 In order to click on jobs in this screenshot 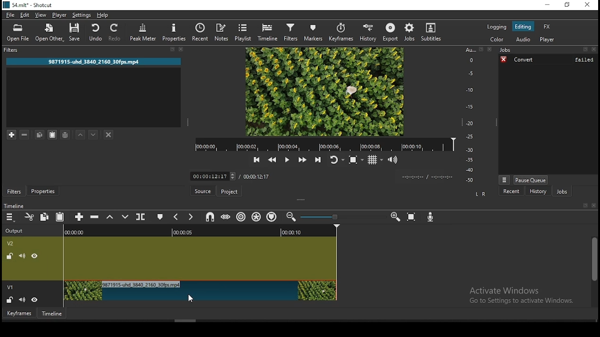, I will do `click(563, 191)`.